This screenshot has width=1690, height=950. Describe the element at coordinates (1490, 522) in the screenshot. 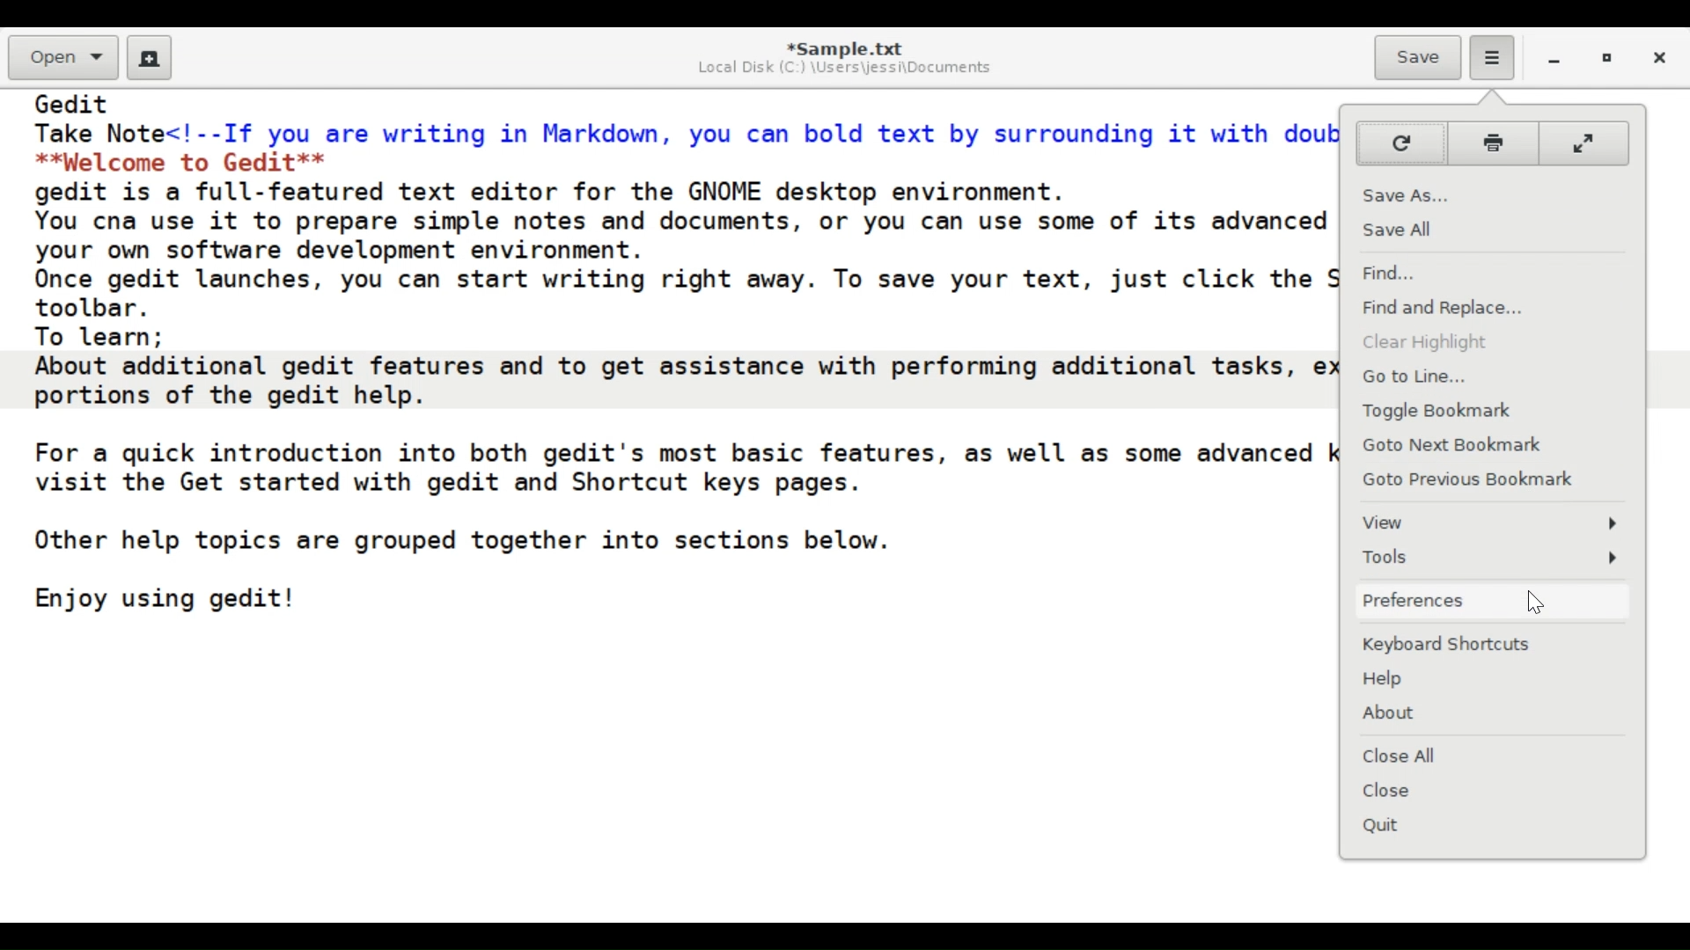

I see `View` at that location.